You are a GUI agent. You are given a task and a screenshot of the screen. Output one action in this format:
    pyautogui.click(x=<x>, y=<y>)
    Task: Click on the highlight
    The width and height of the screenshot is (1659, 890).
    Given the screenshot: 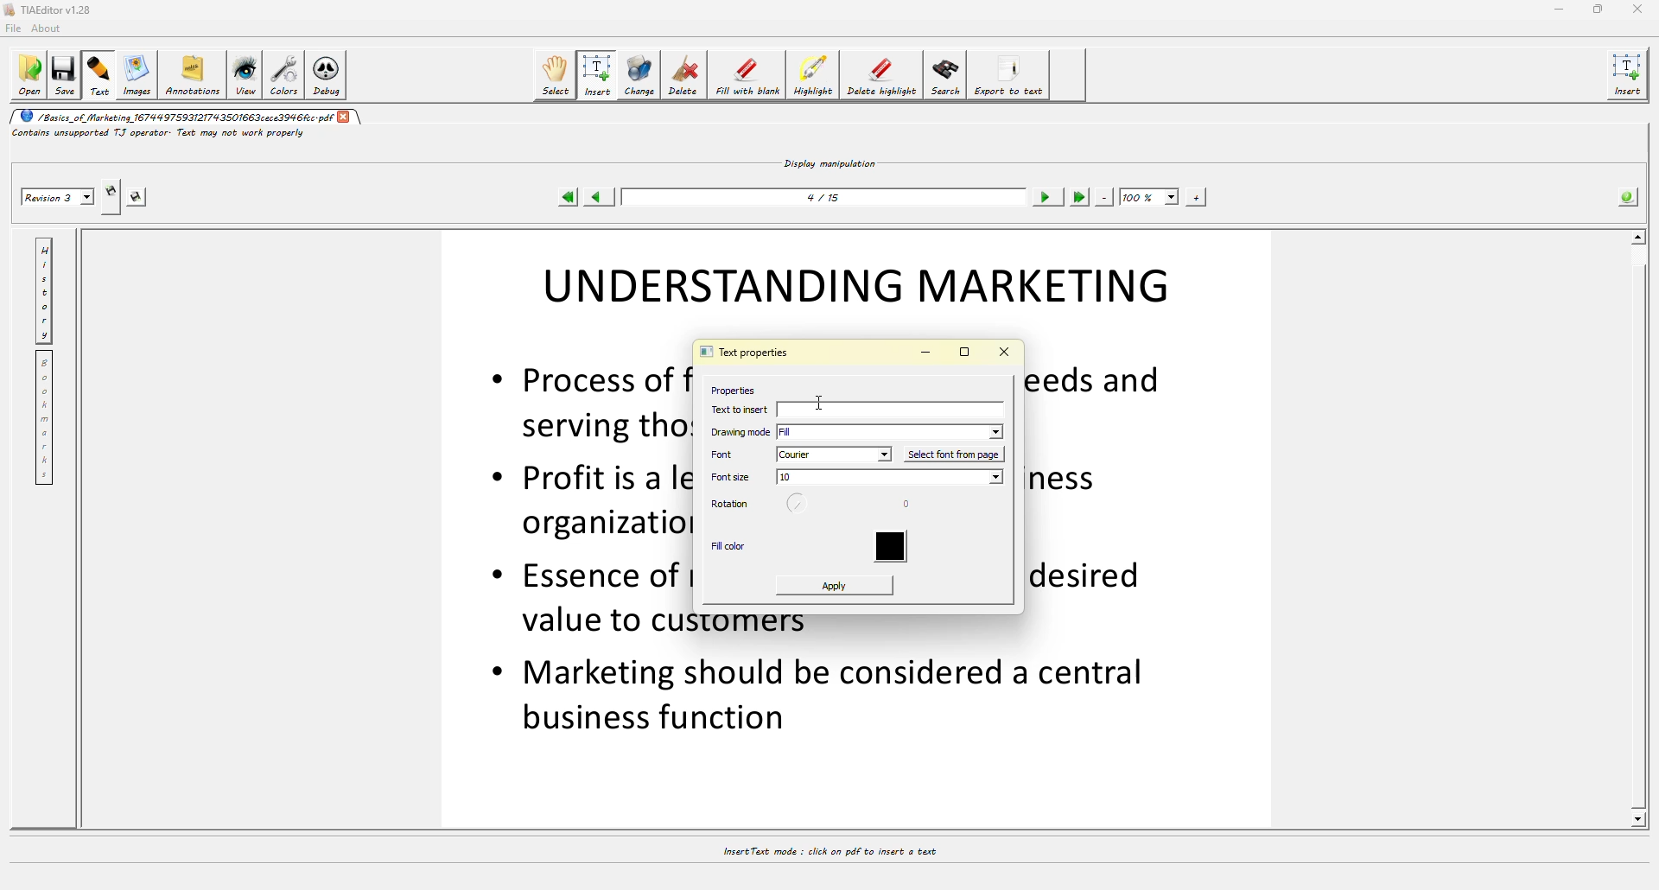 What is the action you would take?
    pyautogui.click(x=813, y=75)
    